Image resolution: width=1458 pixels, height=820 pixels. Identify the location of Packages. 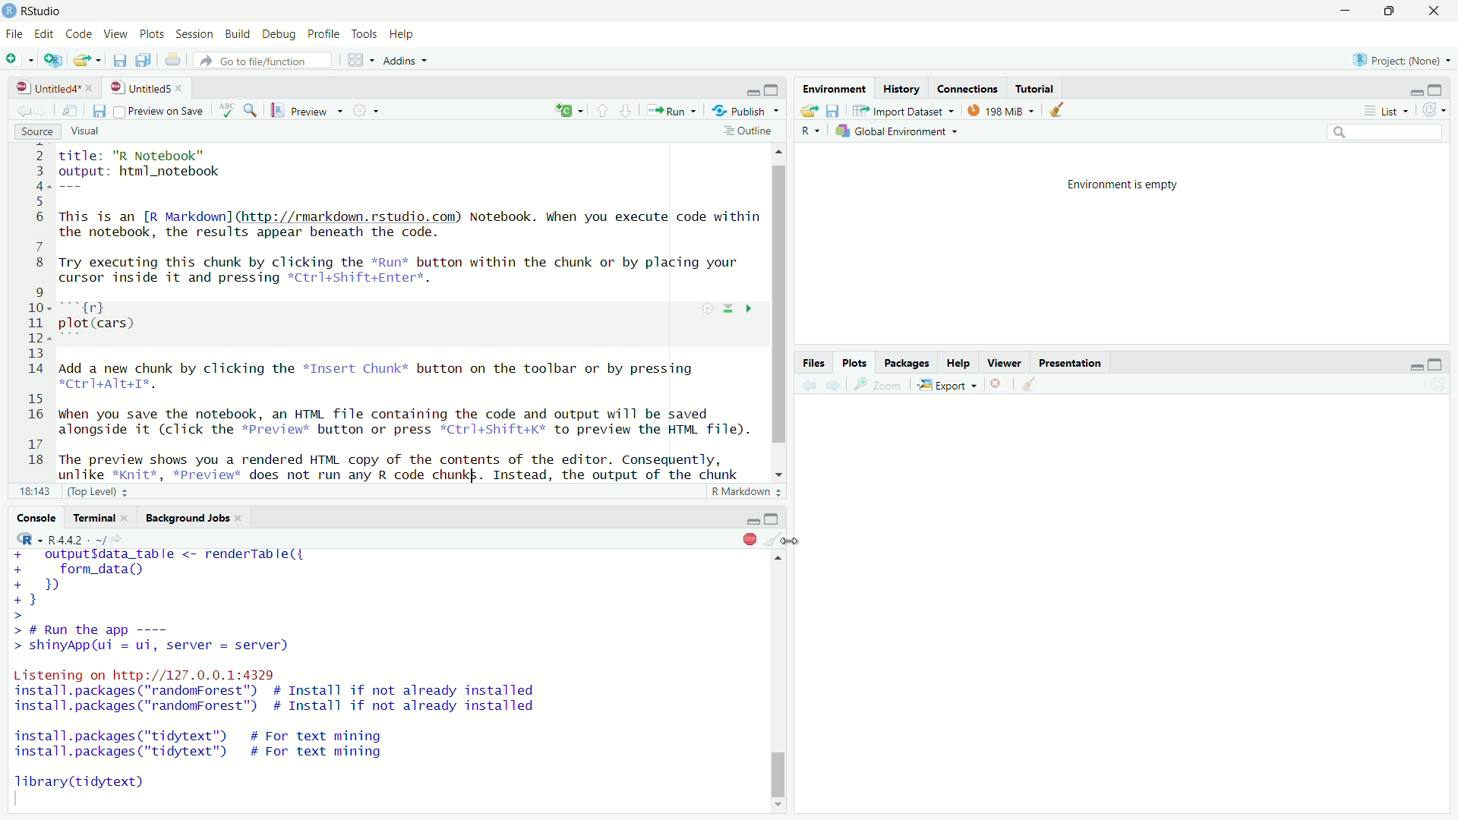
(908, 364).